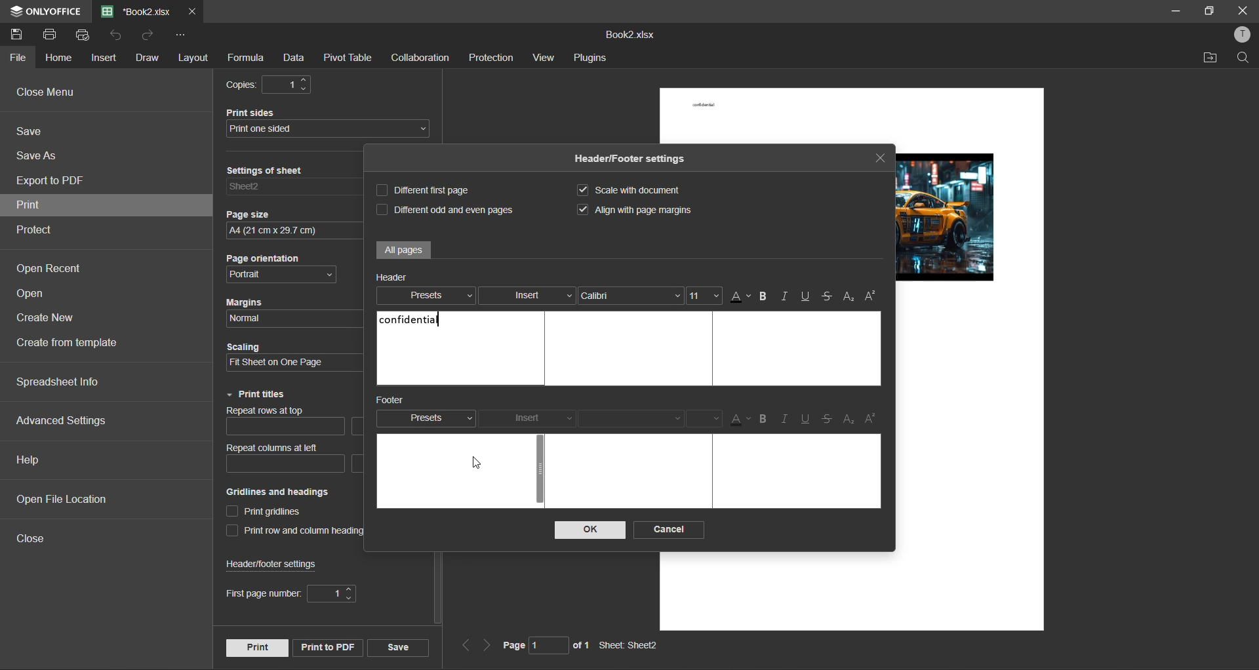 The image size is (1259, 670). What do you see at coordinates (395, 279) in the screenshot?
I see `header` at bounding box center [395, 279].